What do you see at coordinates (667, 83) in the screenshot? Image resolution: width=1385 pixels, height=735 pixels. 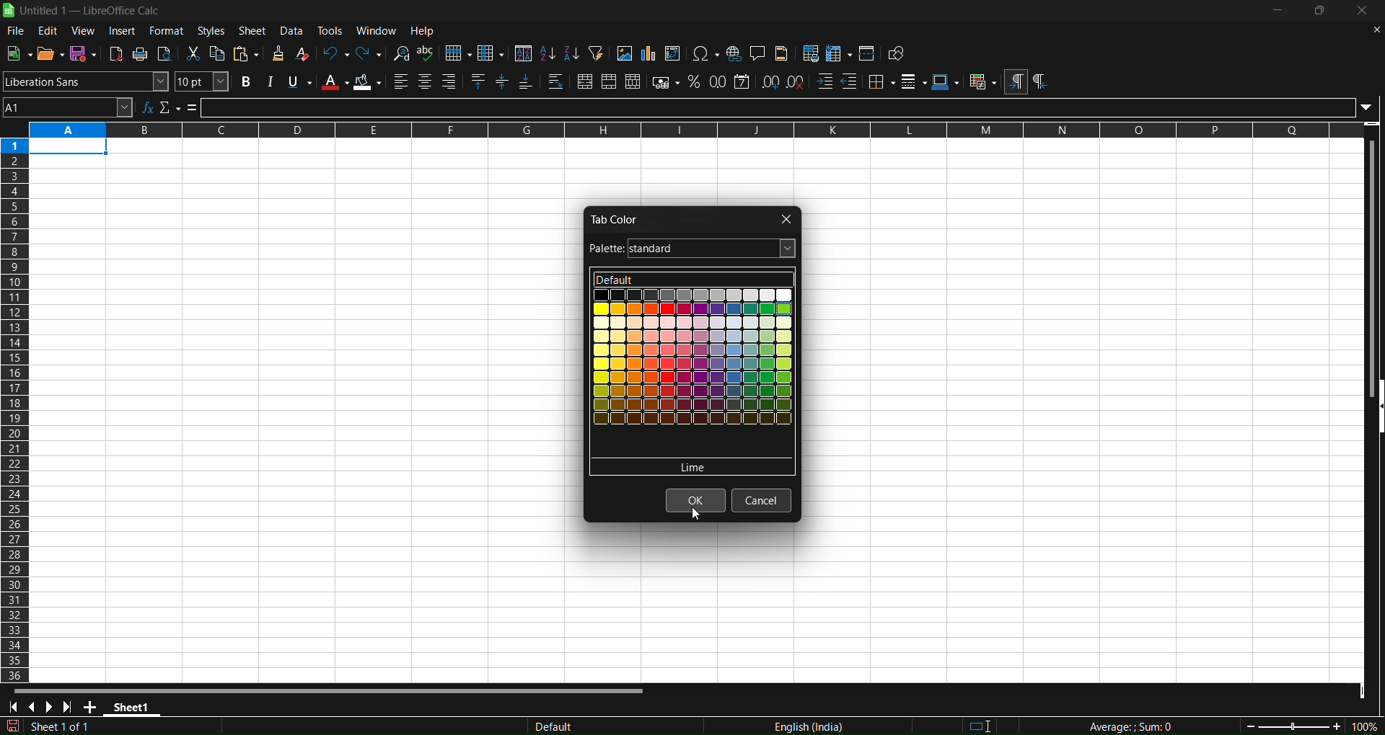 I see `format as currency` at bounding box center [667, 83].